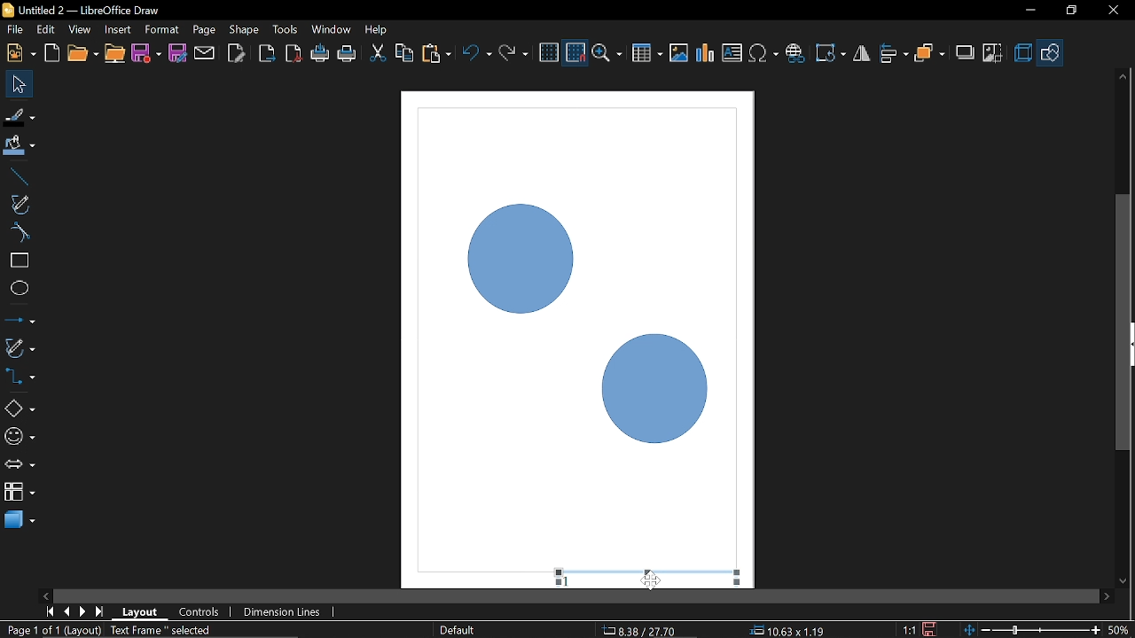 The width and height of the screenshot is (1135, 638). I want to click on Insert hyperlink, so click(795, 53).